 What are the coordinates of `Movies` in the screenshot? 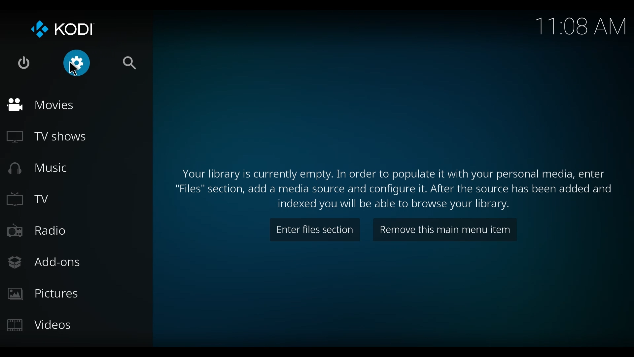 It's located at (41, 105).